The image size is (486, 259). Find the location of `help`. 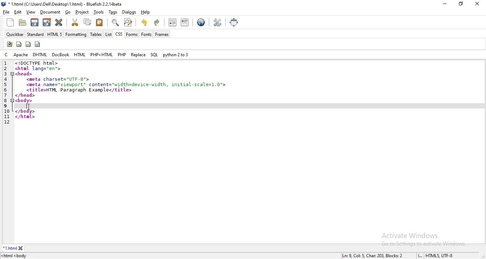

help is located at coordinates (145, 12).